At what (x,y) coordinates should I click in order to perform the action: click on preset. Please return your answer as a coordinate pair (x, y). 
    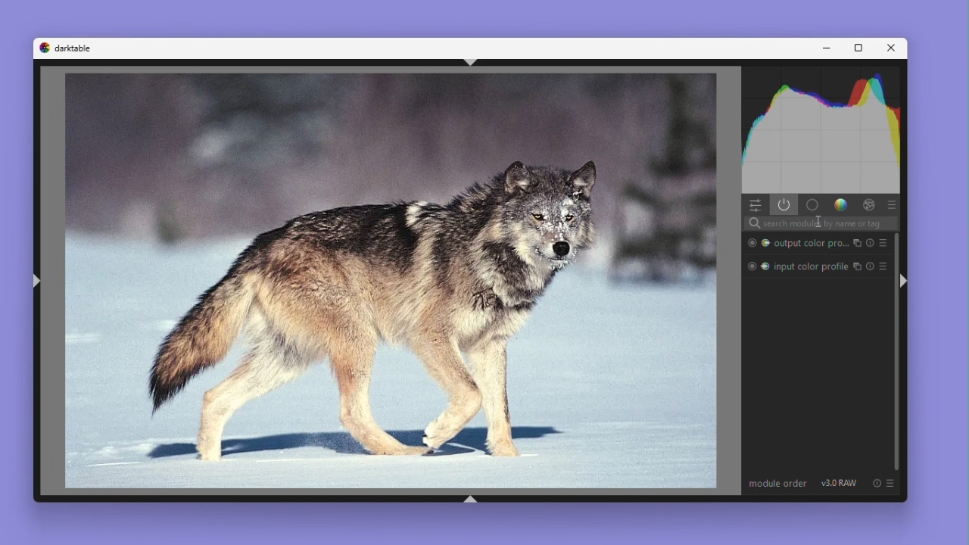
    Looking at the image, I should click on (882, 266).